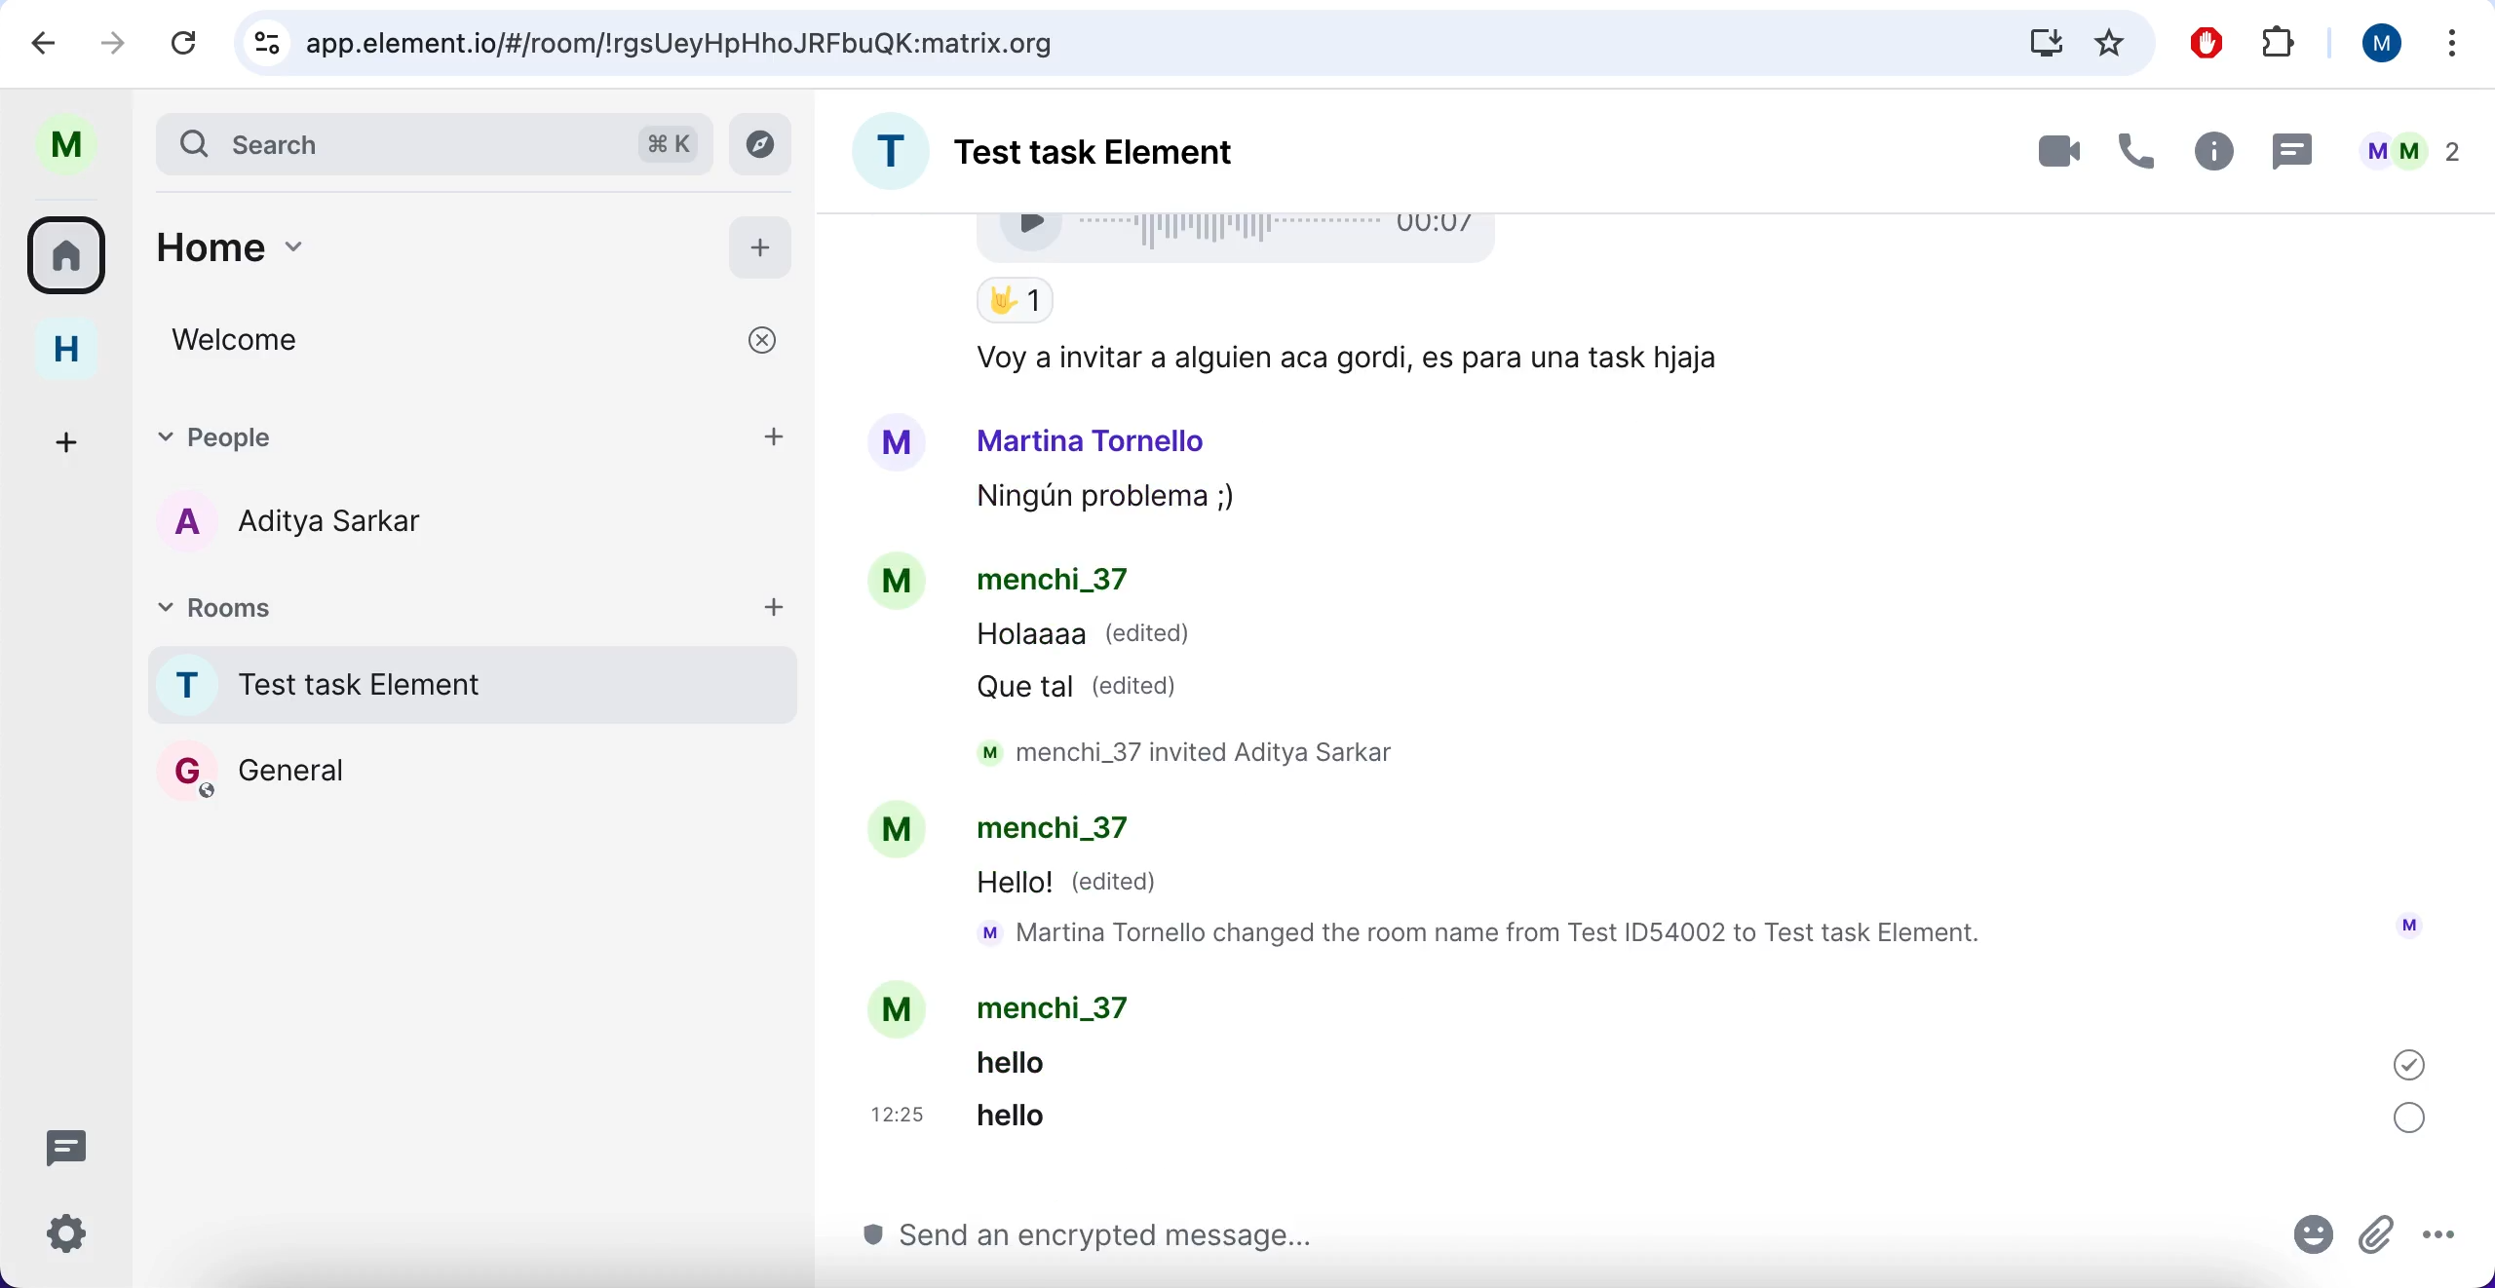 The image size is (2495, 1288). Describe the element at coordinates (777, 434) in the screenshot. I see `add` at that location.